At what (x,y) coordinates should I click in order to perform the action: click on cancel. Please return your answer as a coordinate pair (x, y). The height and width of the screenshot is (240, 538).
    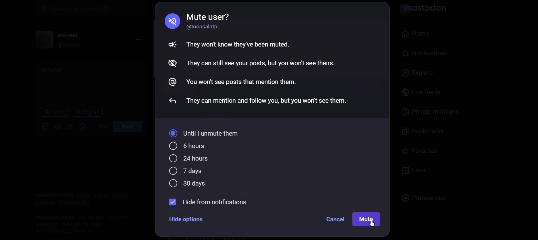
    Looking at the image, I should click on (335, 219).